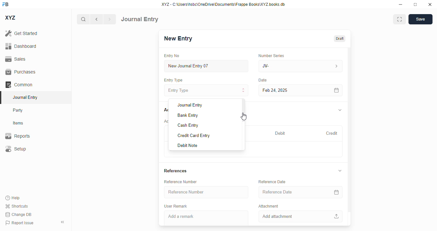 The image size is (437, 231). I want to click on minimize, so click(401, 4).